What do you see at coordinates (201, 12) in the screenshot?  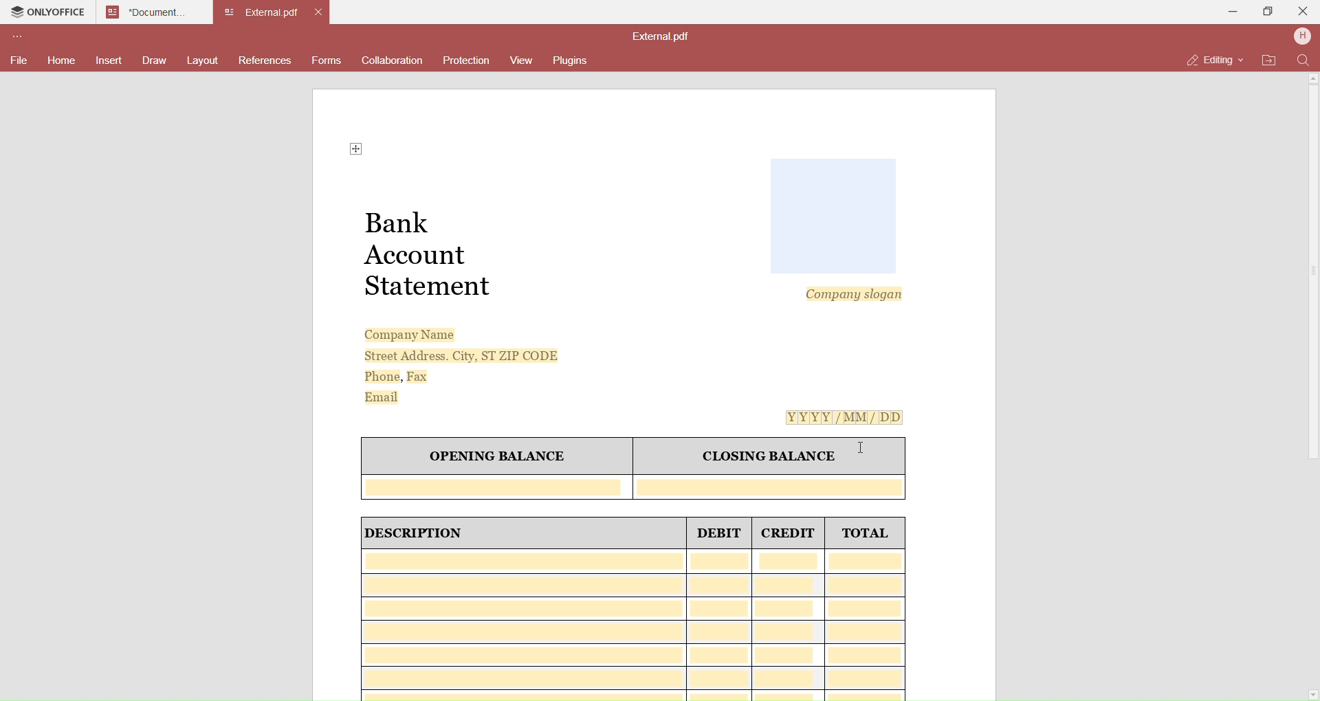 I see `Close Tab` at bounding box center [201, 12].